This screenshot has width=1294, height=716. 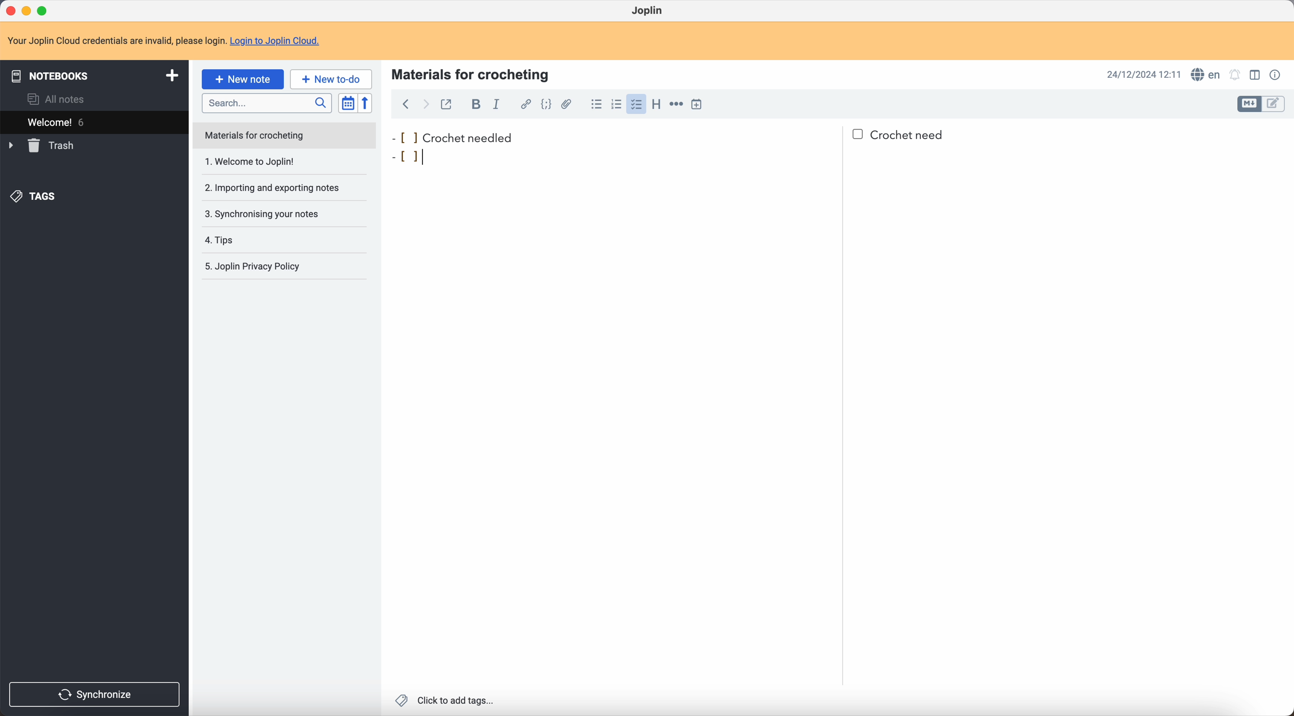 I want to click on Joplin privacy policy, so click(x=258, y=268).